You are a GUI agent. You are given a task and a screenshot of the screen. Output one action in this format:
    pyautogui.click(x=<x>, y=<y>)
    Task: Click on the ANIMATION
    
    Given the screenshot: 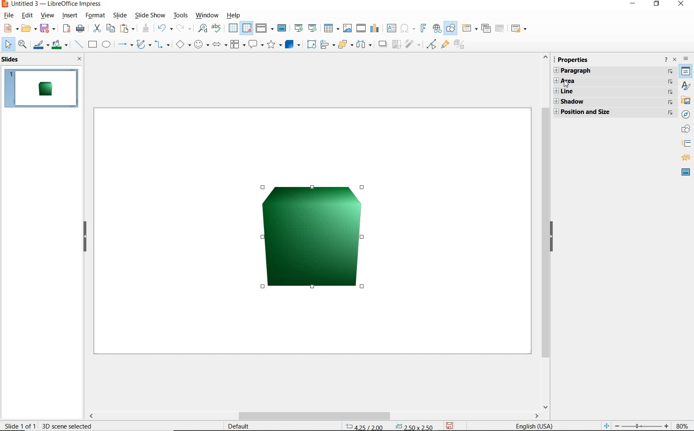 What is the action you would take?
    pyautogui.click(x=686, y=159)
    